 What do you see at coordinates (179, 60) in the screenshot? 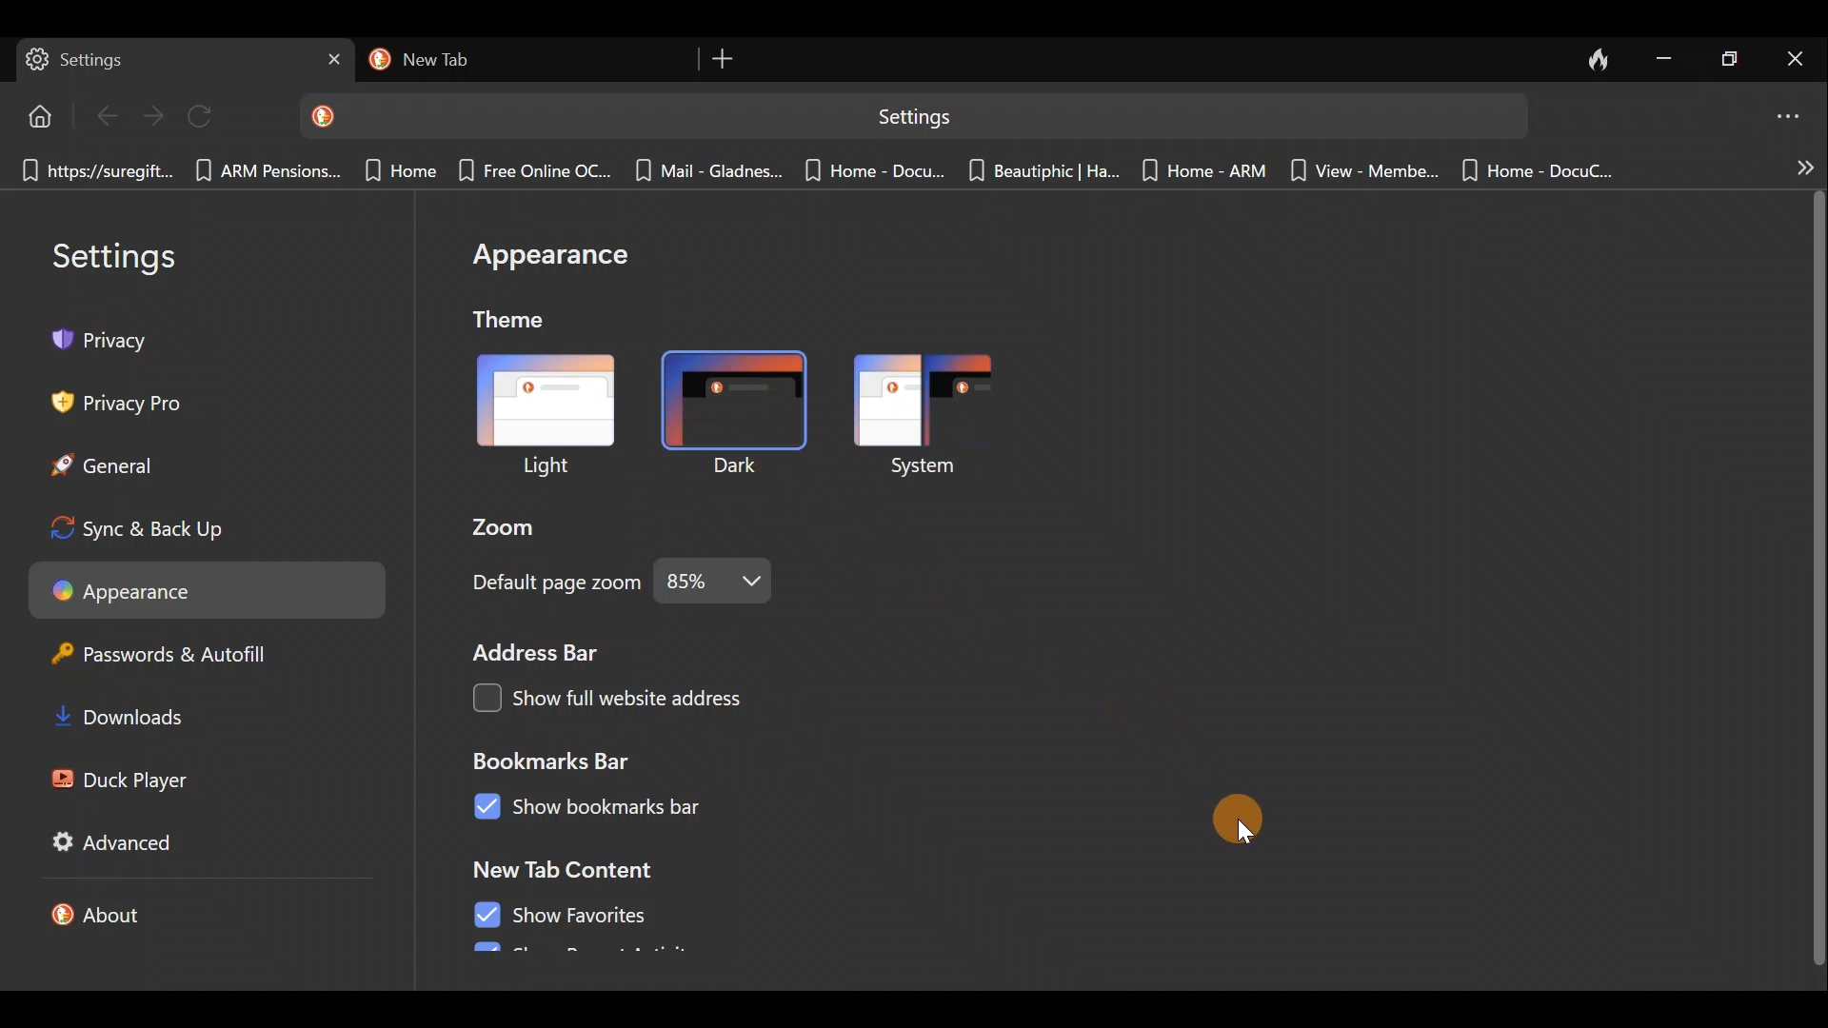
I see `Tab 1 ` at bounding box center [179, 60].